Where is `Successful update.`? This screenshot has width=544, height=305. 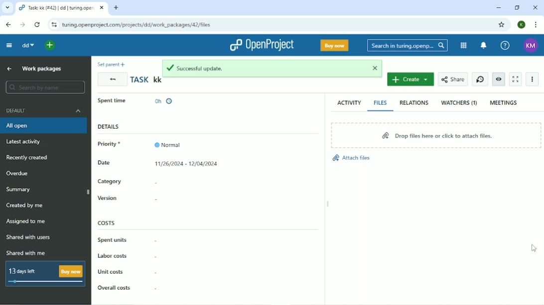
Successful update. is located at coordinates (259, 68).